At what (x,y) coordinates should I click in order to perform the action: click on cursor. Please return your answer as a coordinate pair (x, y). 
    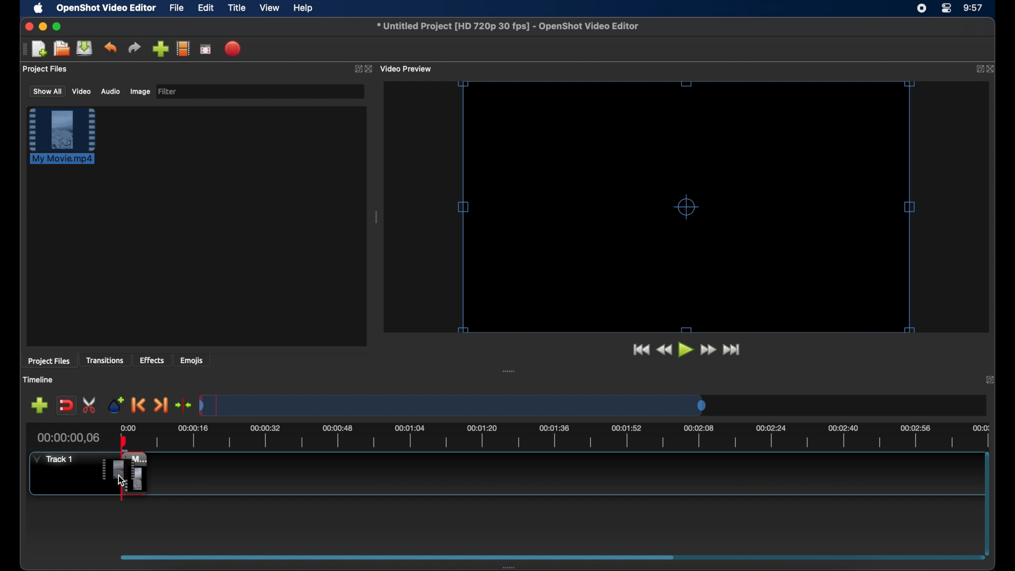
    Looking at the image, I should click on (121, 481).